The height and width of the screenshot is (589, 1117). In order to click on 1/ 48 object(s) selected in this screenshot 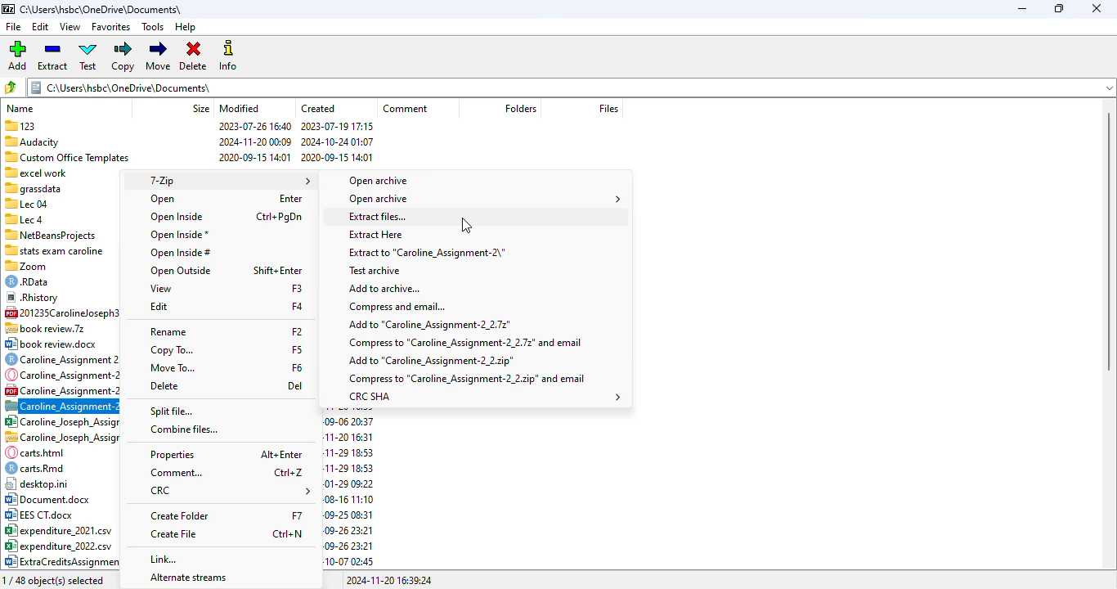, I will do `click(61, 579)`.